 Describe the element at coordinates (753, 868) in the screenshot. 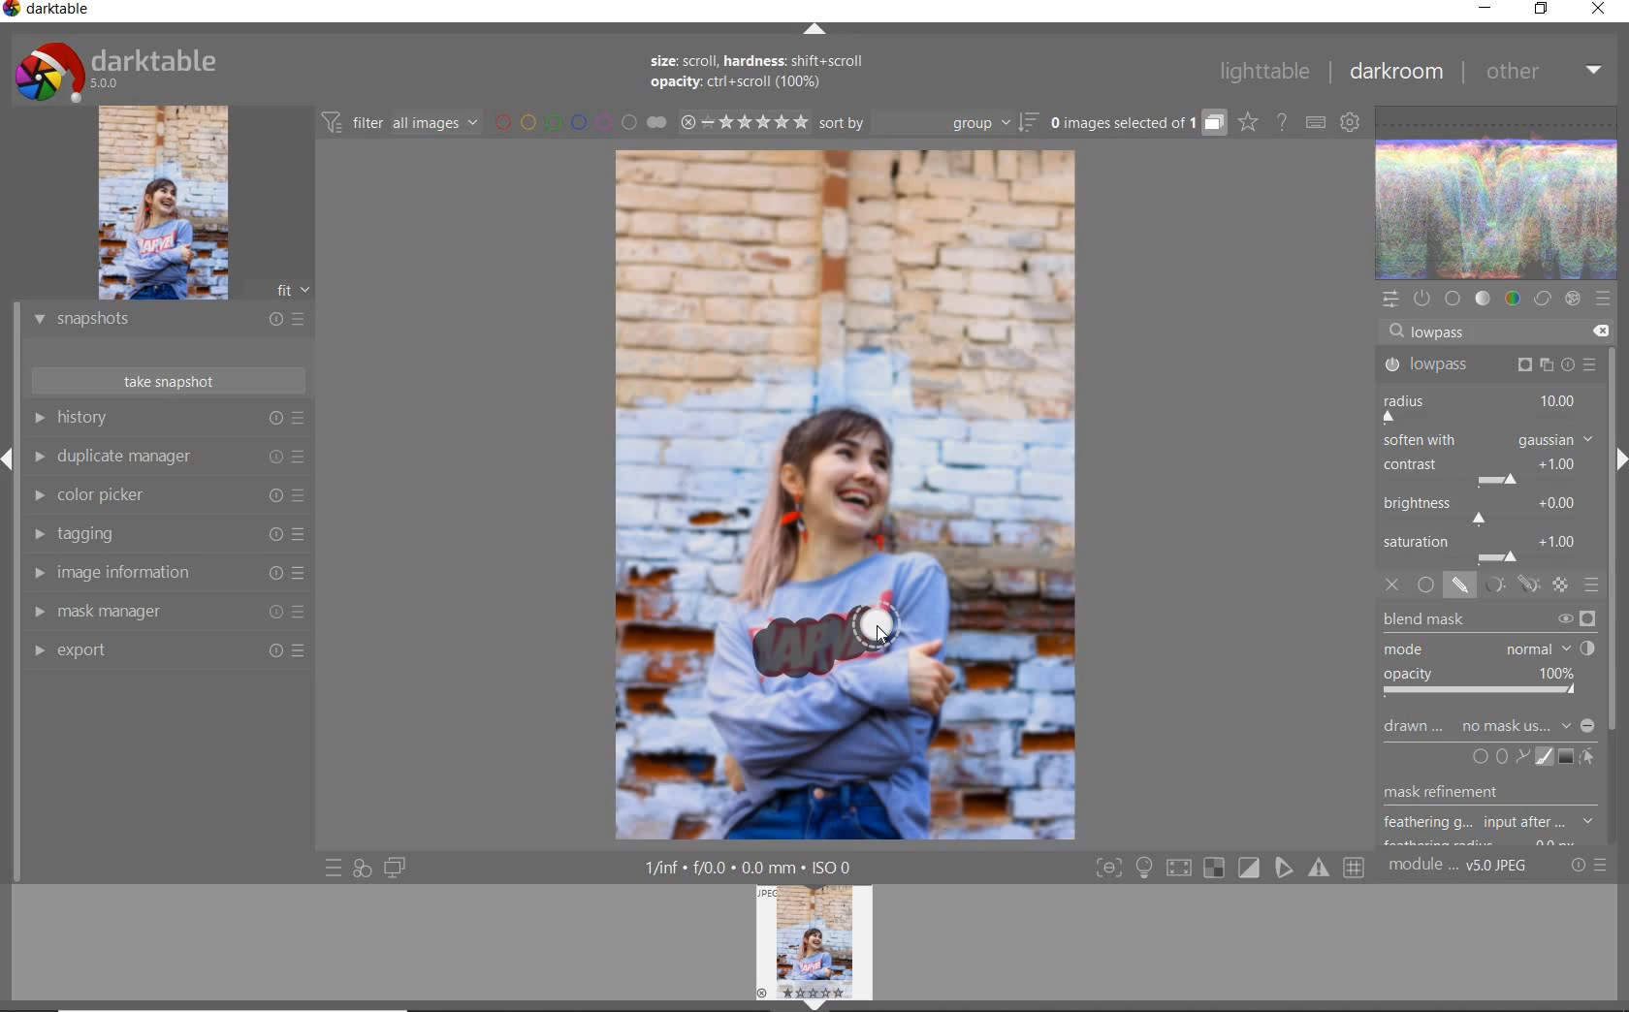

I see `1/inf*f/0.0 mm*ISO 0` at that location.